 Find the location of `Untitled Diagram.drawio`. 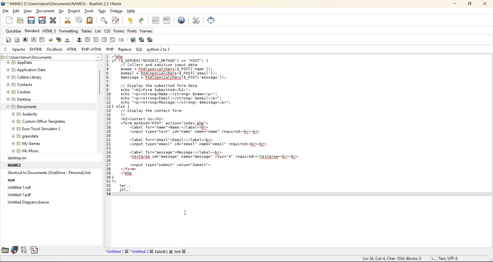

Untitled Diagram.drawio is located at coordinates (27, 203).